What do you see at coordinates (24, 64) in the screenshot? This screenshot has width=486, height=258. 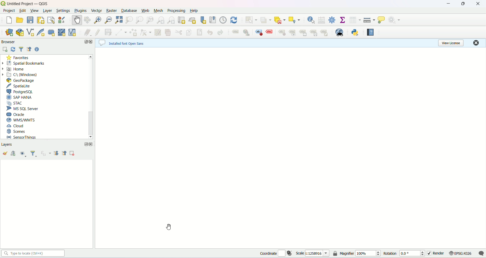 I see `spatial bookmarks` at bounding box center [24, 64].